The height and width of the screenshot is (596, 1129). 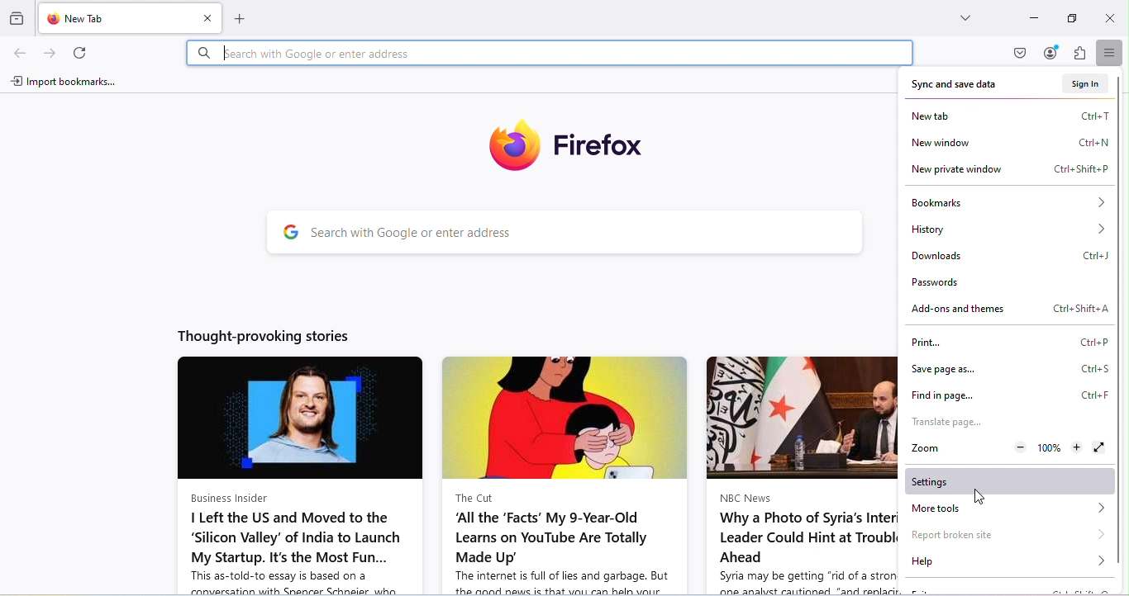 I want to click on Open a new tab, so click(x=247, y=21).